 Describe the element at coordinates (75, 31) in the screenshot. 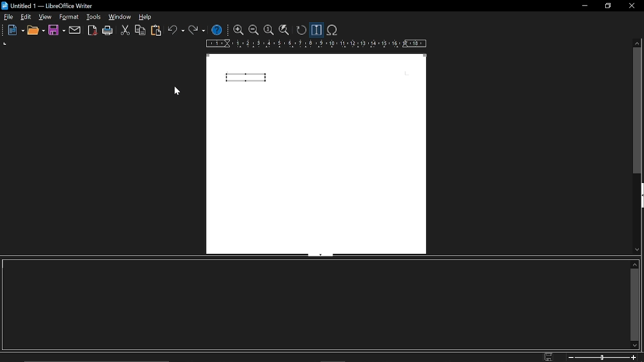

I see `attach` at that location.